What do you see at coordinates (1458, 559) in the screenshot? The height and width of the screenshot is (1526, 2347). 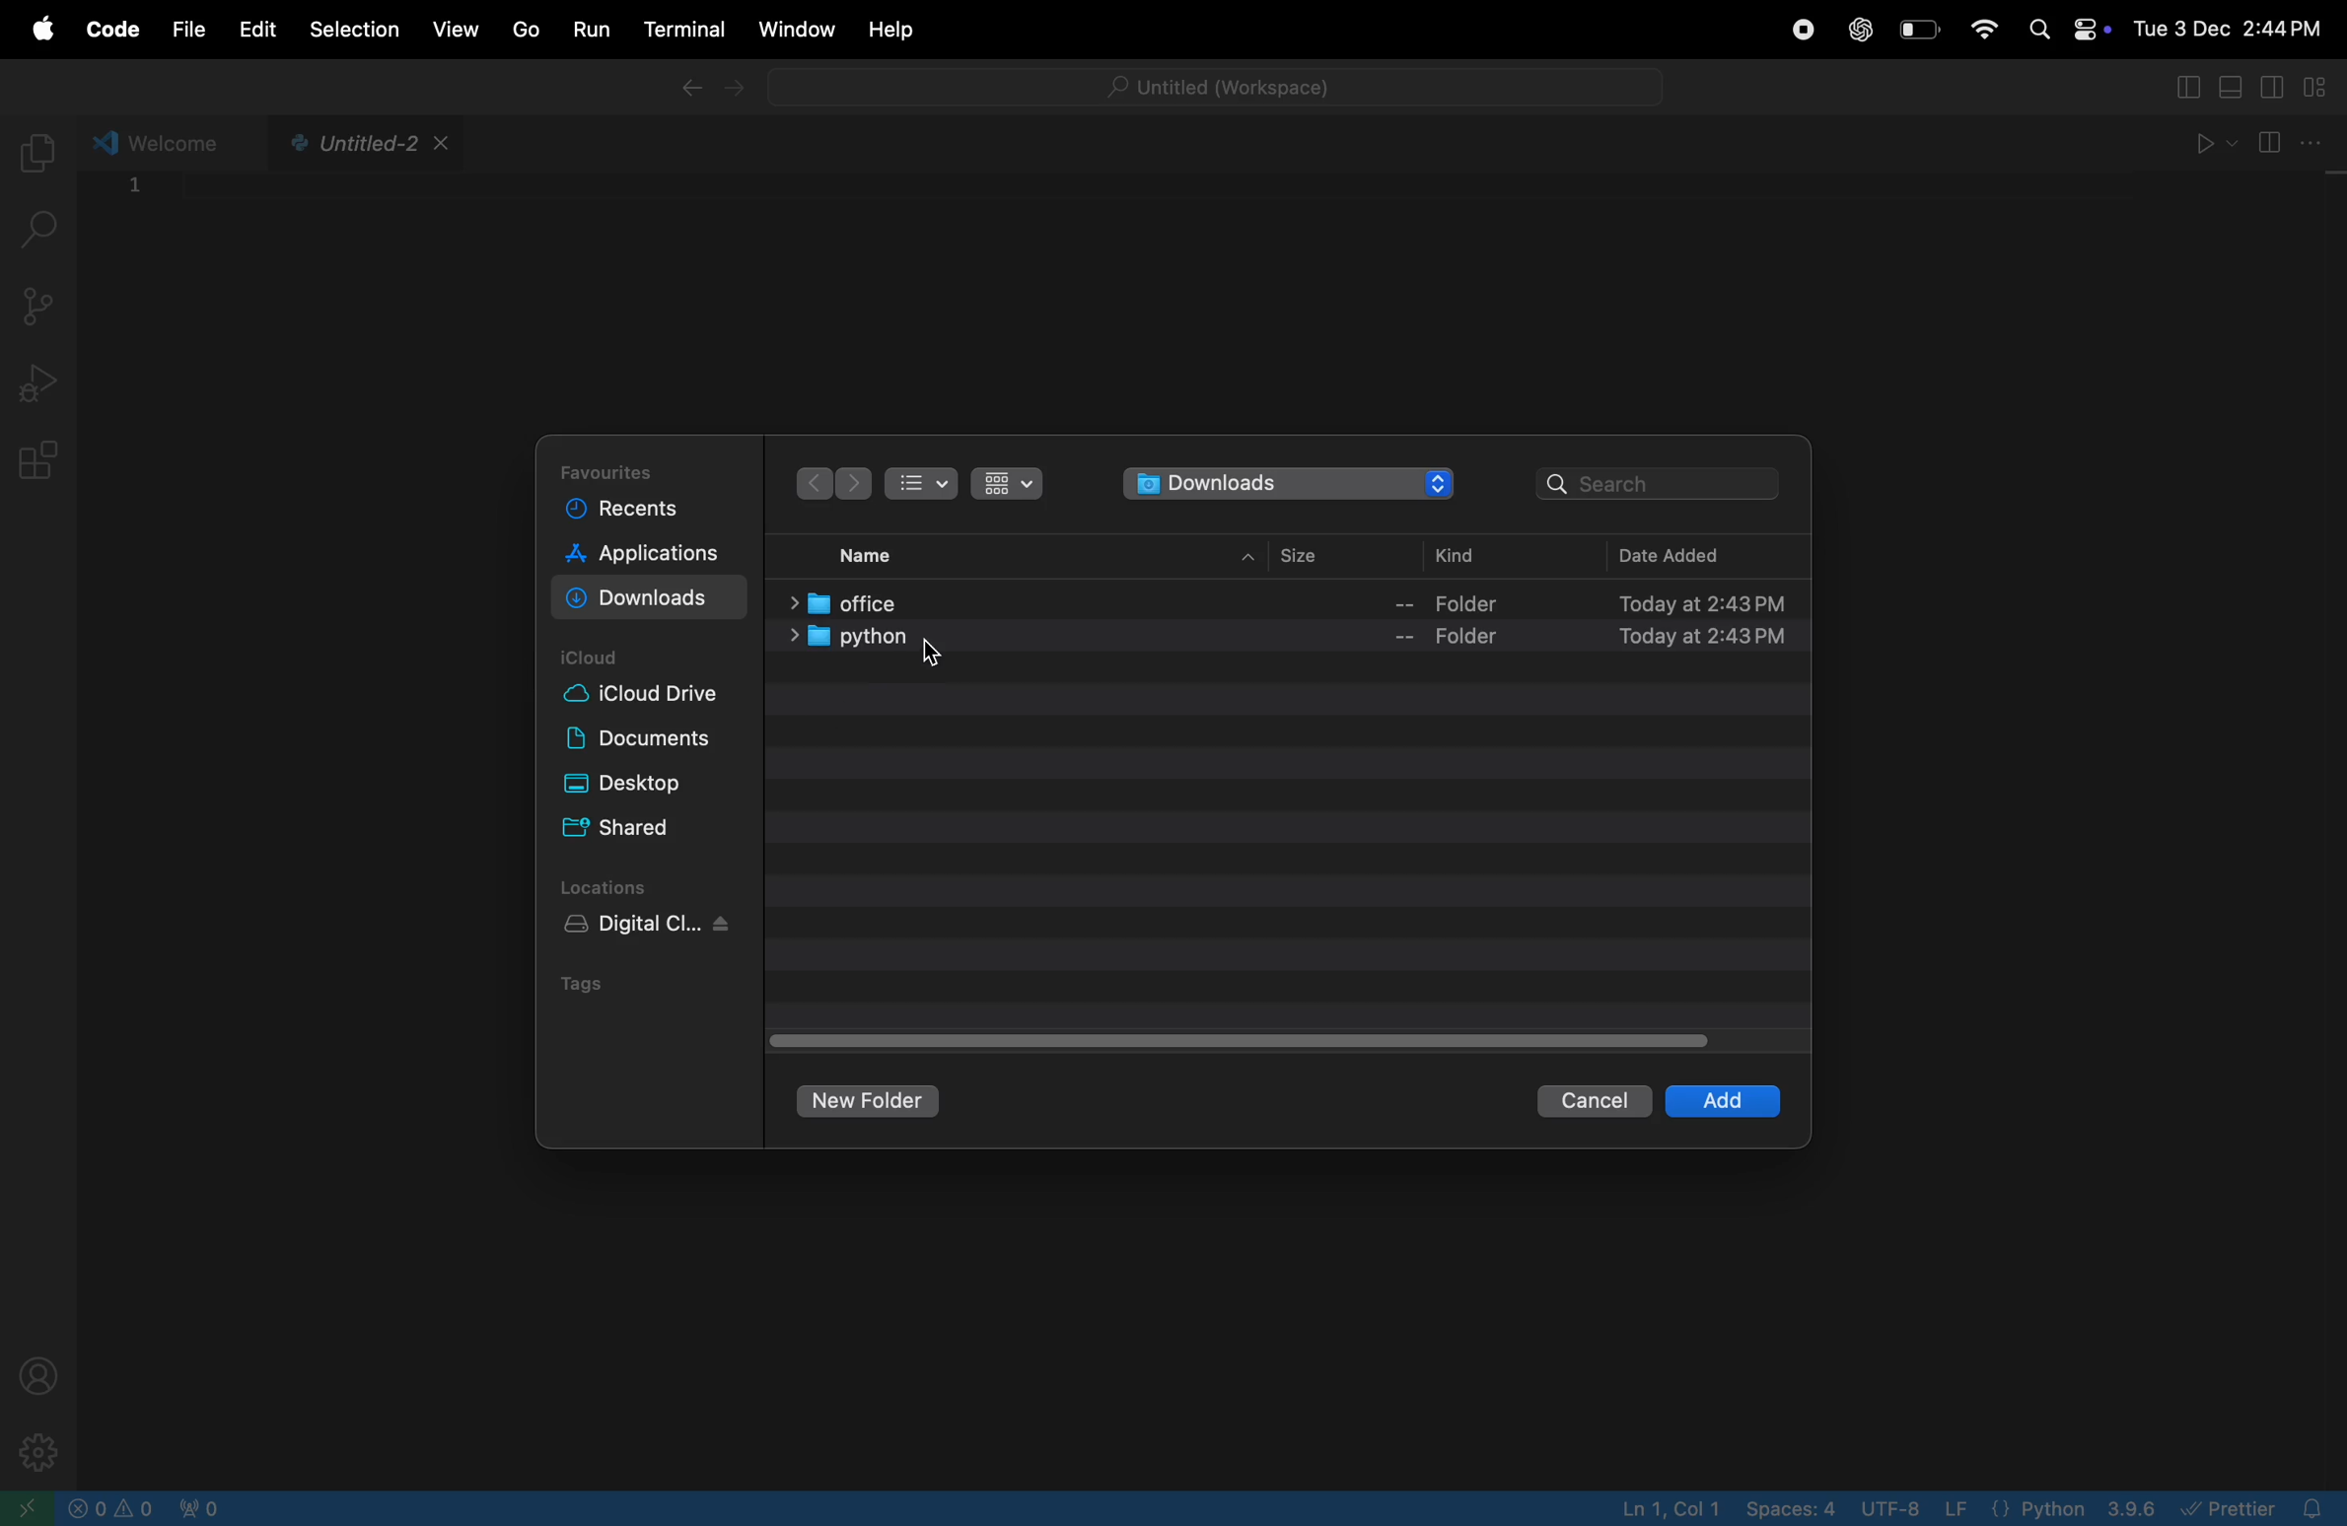 I see `kind` at bounding box center [1458, 559].